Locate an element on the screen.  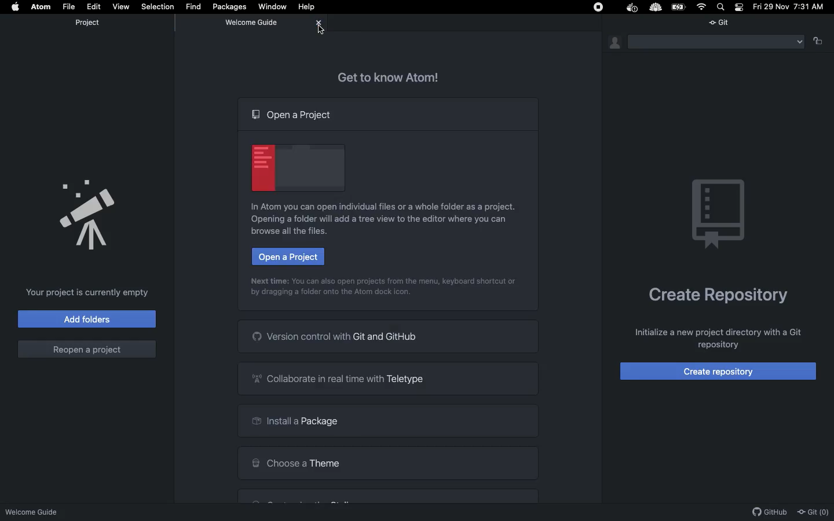
Charge is located at coordinates (681, 7).